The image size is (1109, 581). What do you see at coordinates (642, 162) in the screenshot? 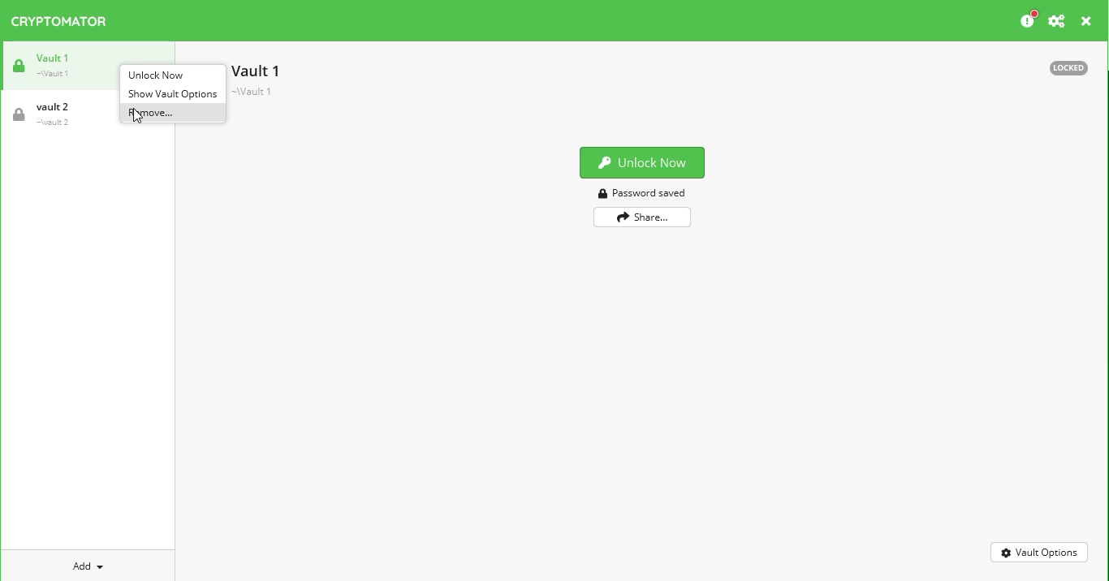
I see `unlock now` at bounding box center [642, 162].